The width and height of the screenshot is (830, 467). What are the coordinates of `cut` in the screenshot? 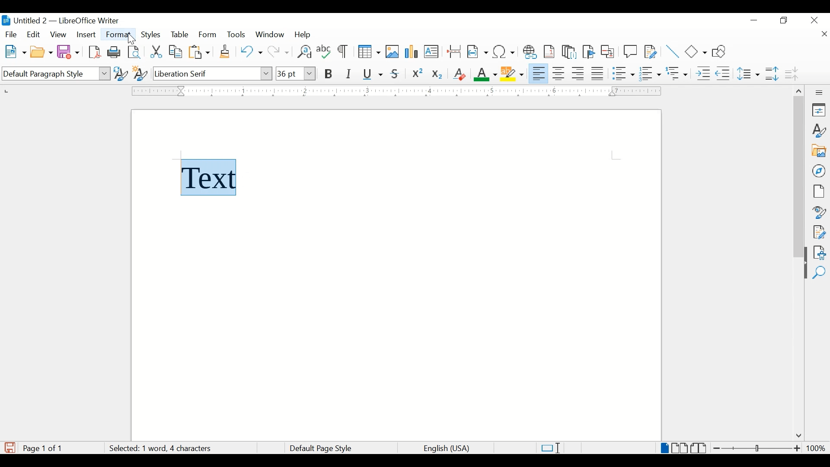 It's located at (156, 51).